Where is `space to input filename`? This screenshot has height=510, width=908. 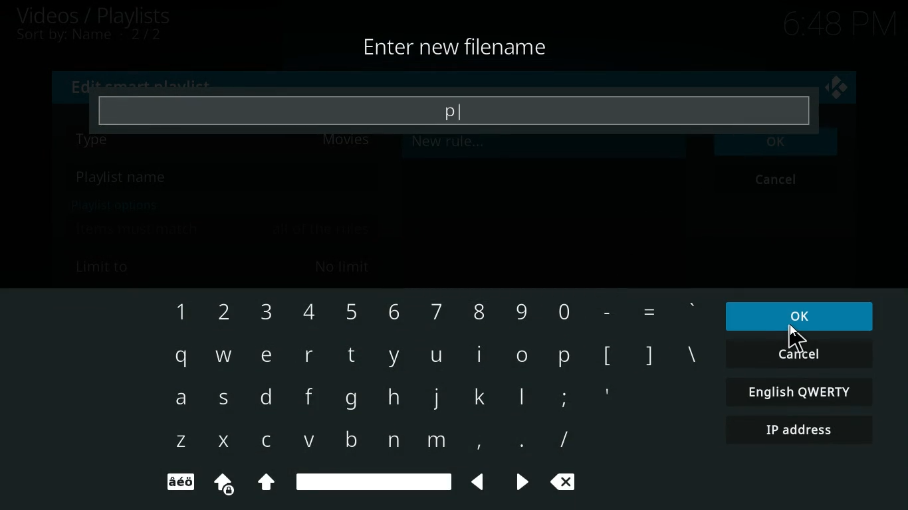
space to input filename is located at coordinates (454, 110).